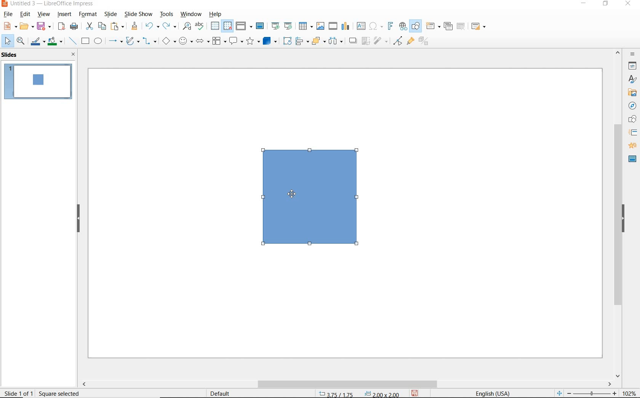 The width and height of the screenshot is (640, 398). What do you see at coordinates (101, 26) in the screenshot?
I see `copy` at bounding box center [101, 26].